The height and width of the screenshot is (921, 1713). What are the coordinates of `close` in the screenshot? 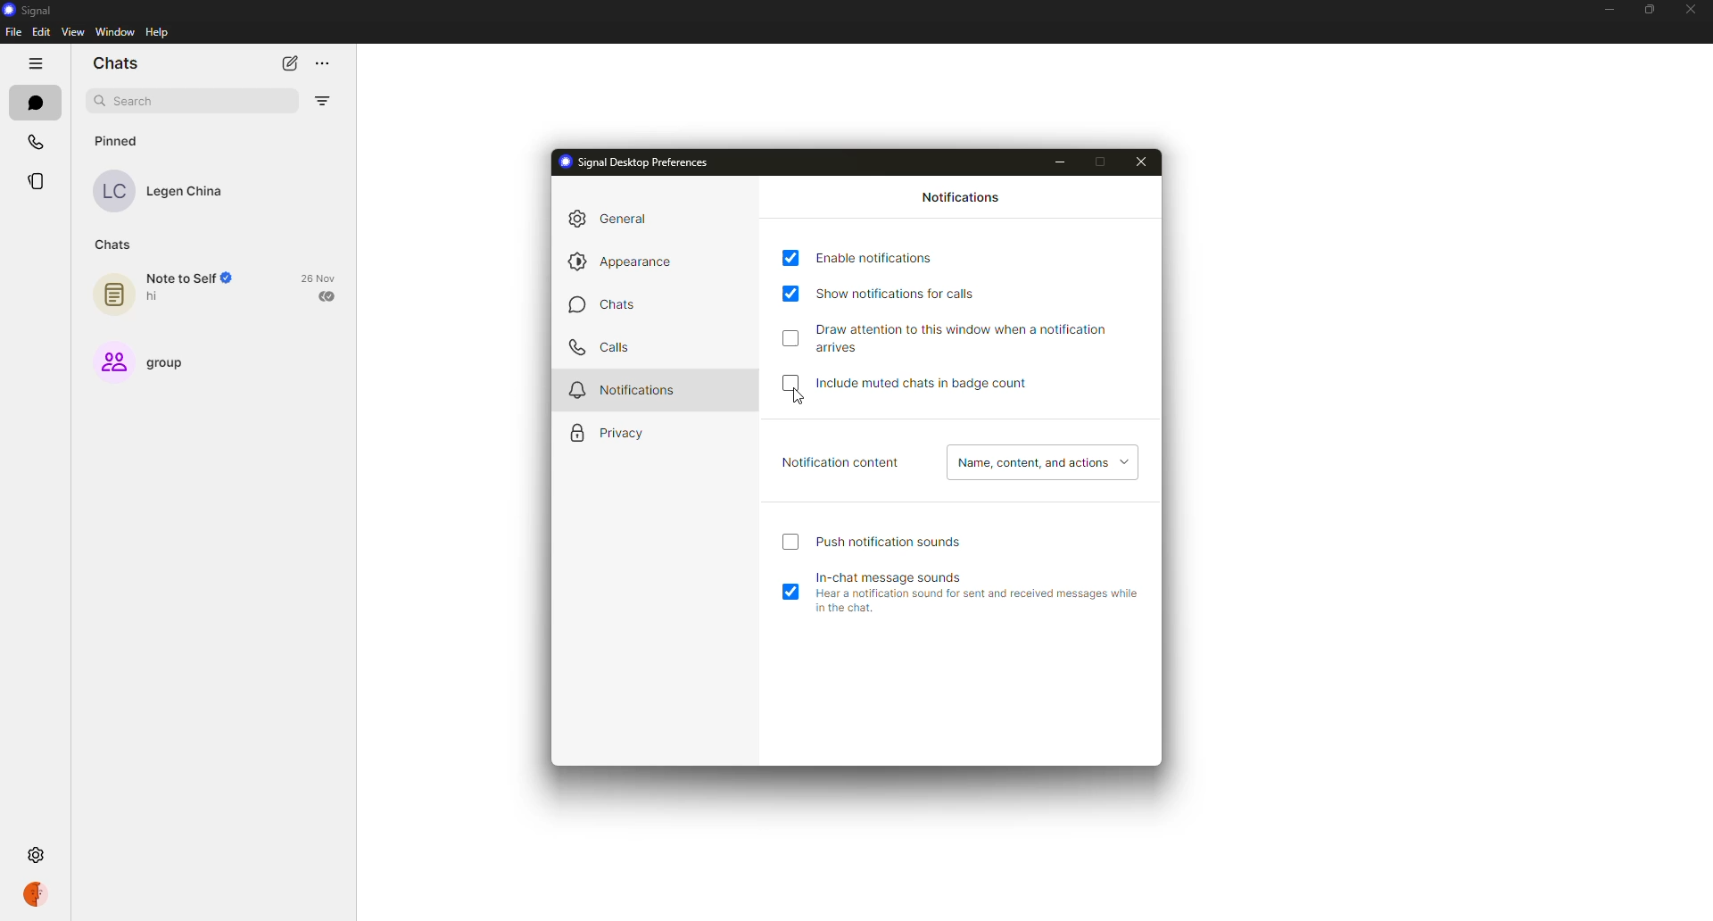 It's located at (1144, 160).